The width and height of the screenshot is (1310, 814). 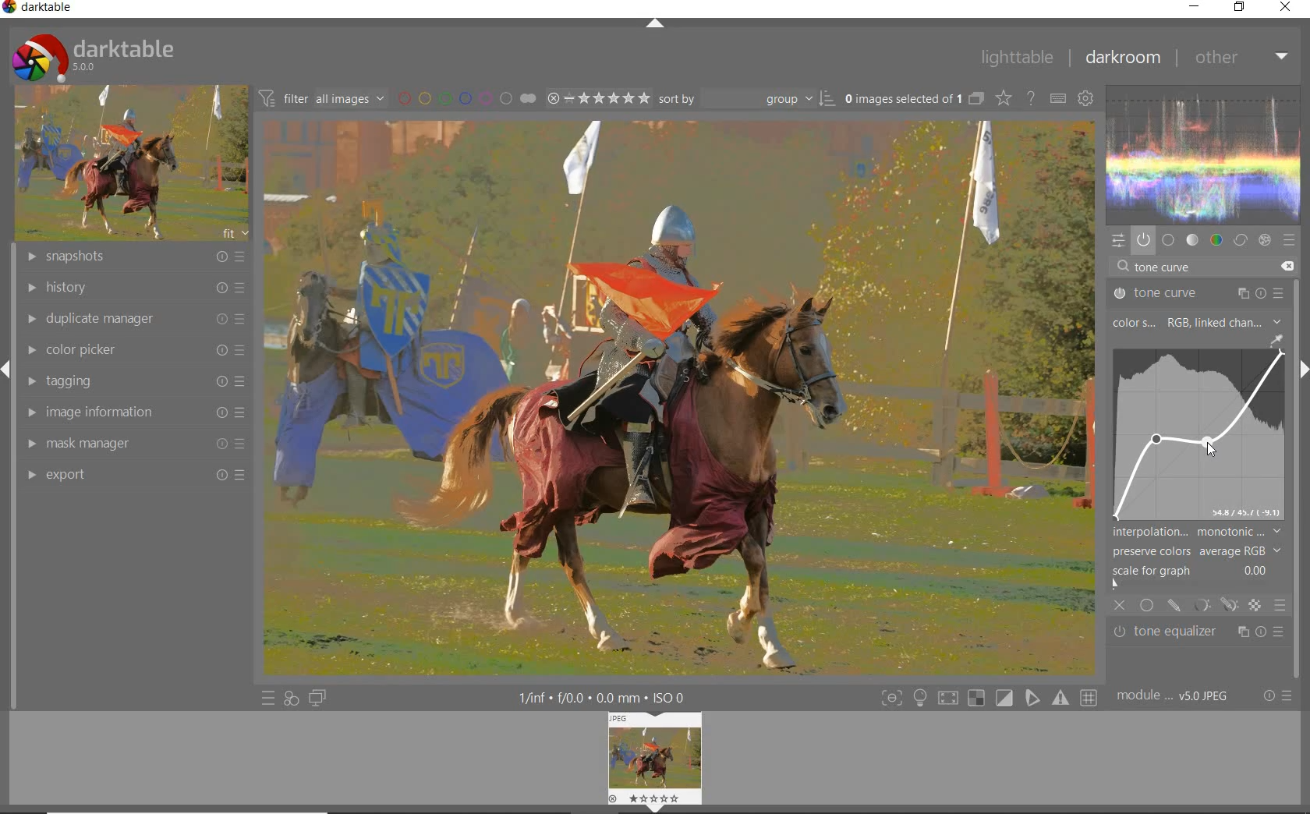 I want to click on 1/fnf f/0.0 0.0 mm ISO 0, so click(x=608, y=697).